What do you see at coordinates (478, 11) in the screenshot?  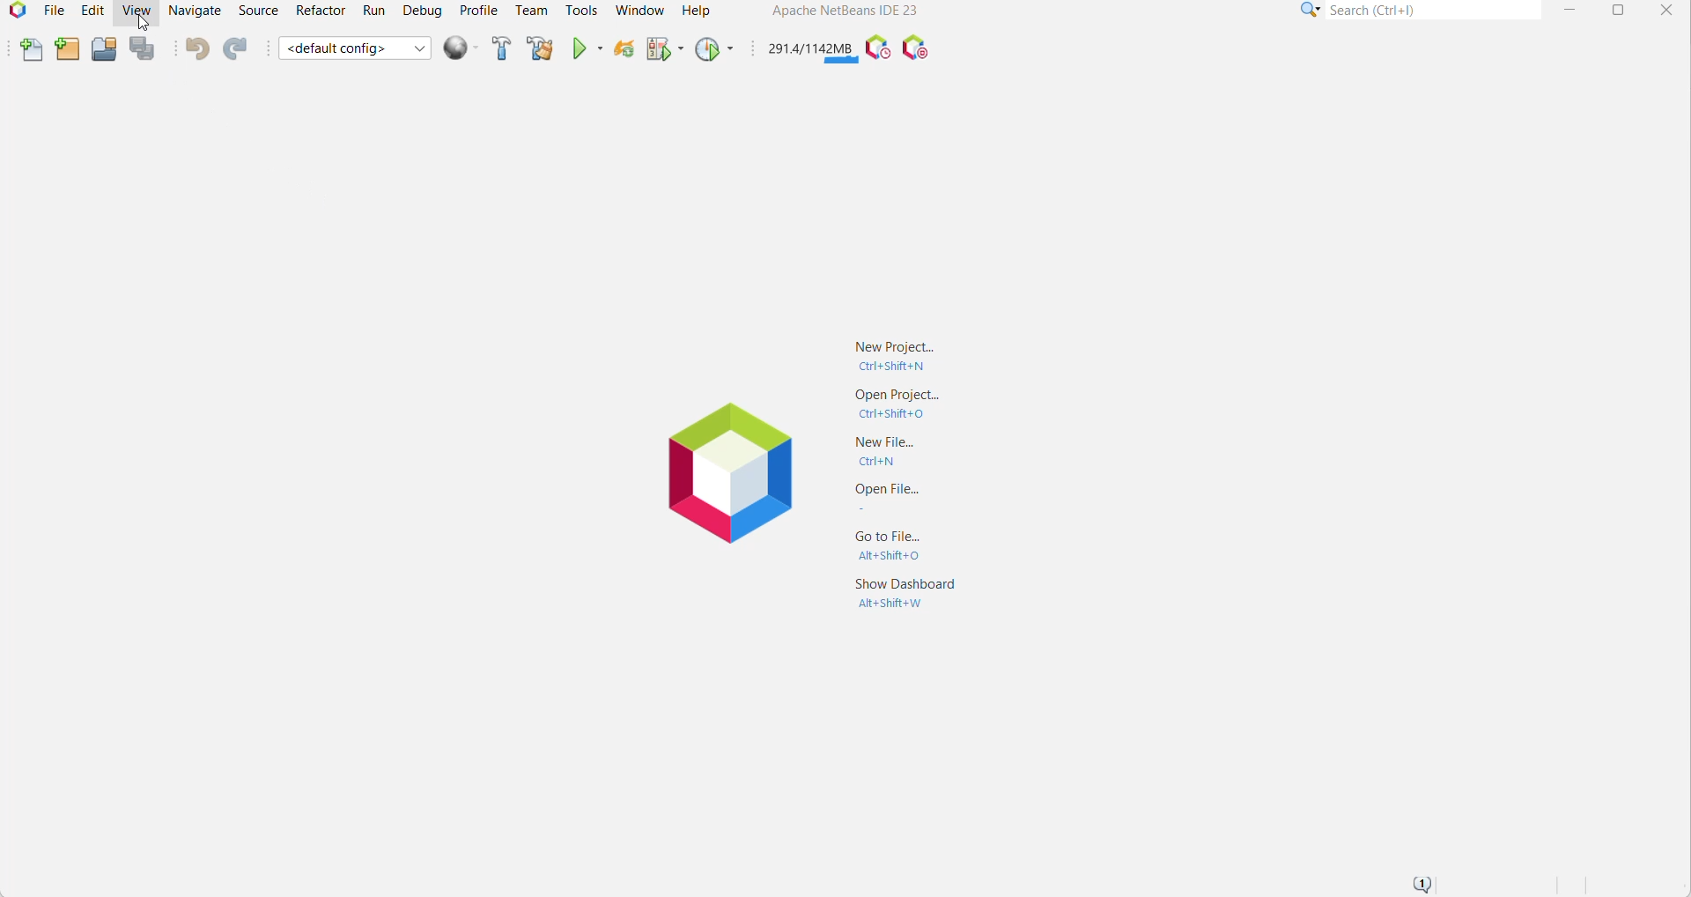 I see `Profile` at bounding box center [478, 11].